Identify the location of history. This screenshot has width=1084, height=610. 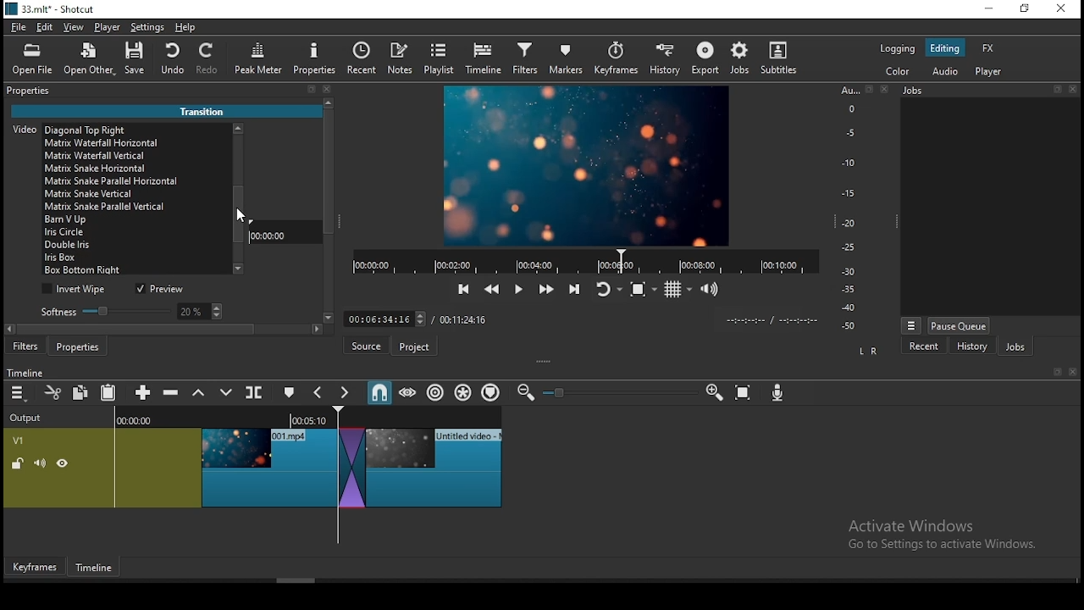
(971, 347).